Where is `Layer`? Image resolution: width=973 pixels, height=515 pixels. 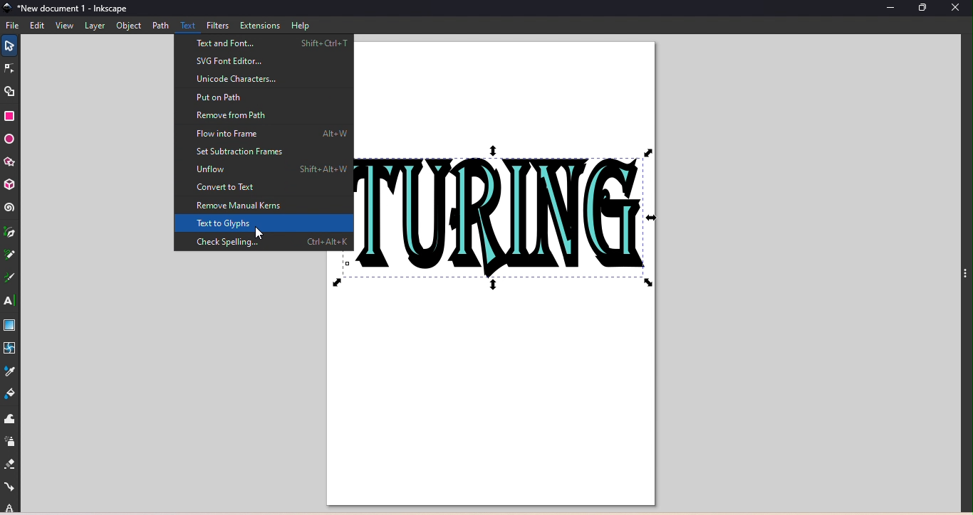
Layer is located at coordinates (96, 27).